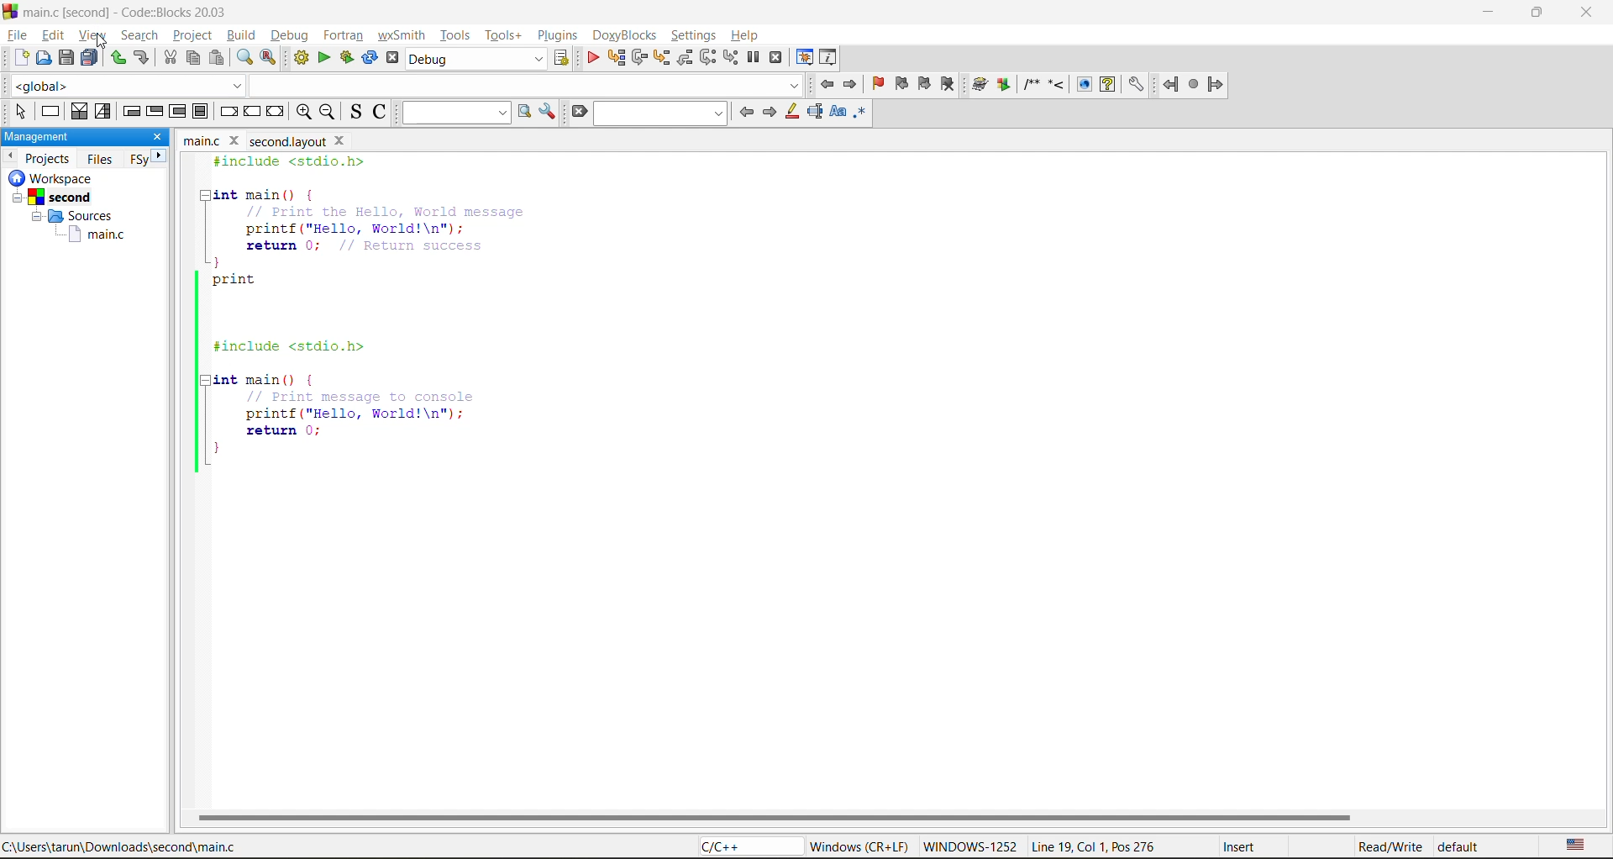 The image size is (1613, 859). What do you see at coordinates (127, 10) in the screenshot?
I see `app name and file name` at bounding box center [127, 10].